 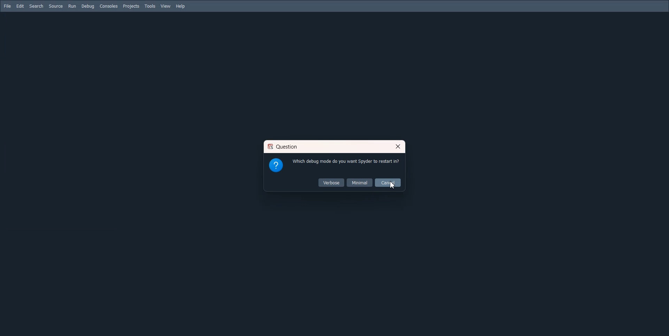 What do you see at coordinates (346, 162) in the screenshot?
I see `Which debug mode do you want Spyder to restart in?` at bounding box center [346, 162].